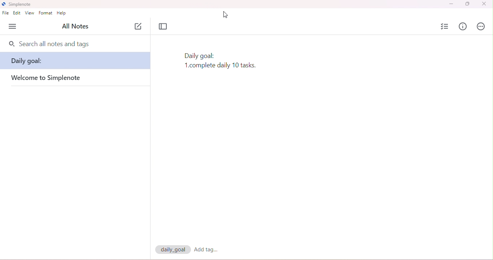  I want to click on file, so click(6, 13).